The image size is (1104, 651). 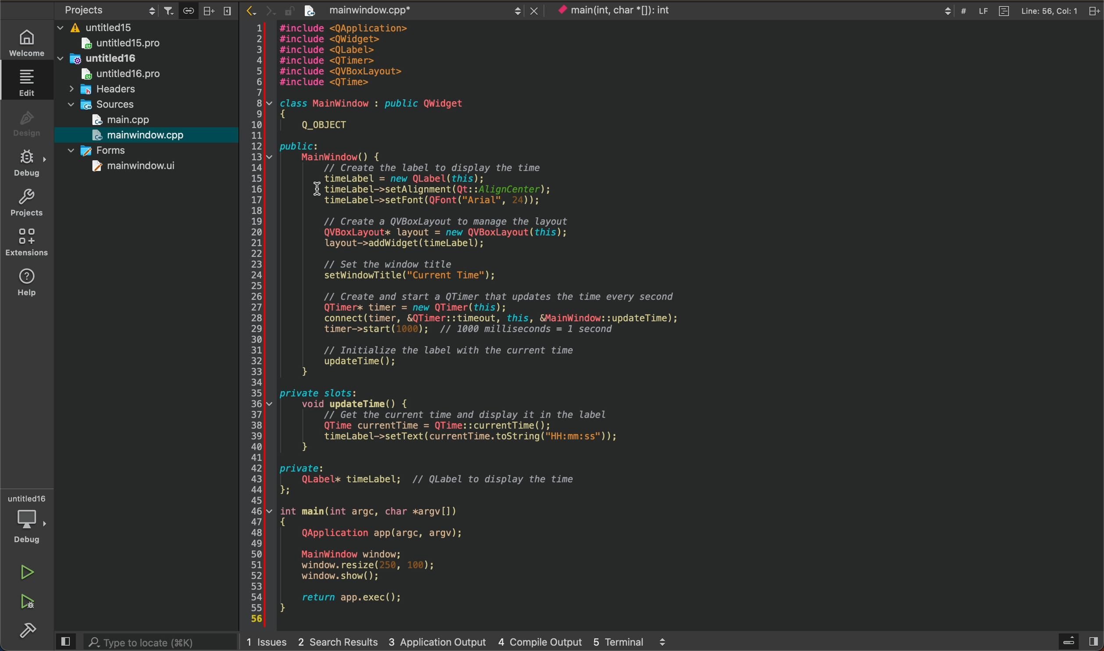 I want to click on Cursor, so click(x=309, y=189).